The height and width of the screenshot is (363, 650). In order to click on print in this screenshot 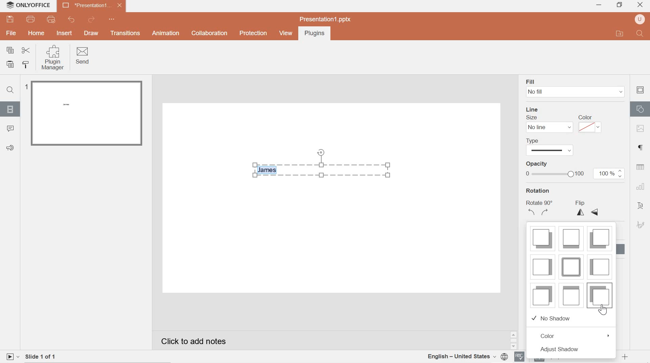, I will do `click(31, 20)`.